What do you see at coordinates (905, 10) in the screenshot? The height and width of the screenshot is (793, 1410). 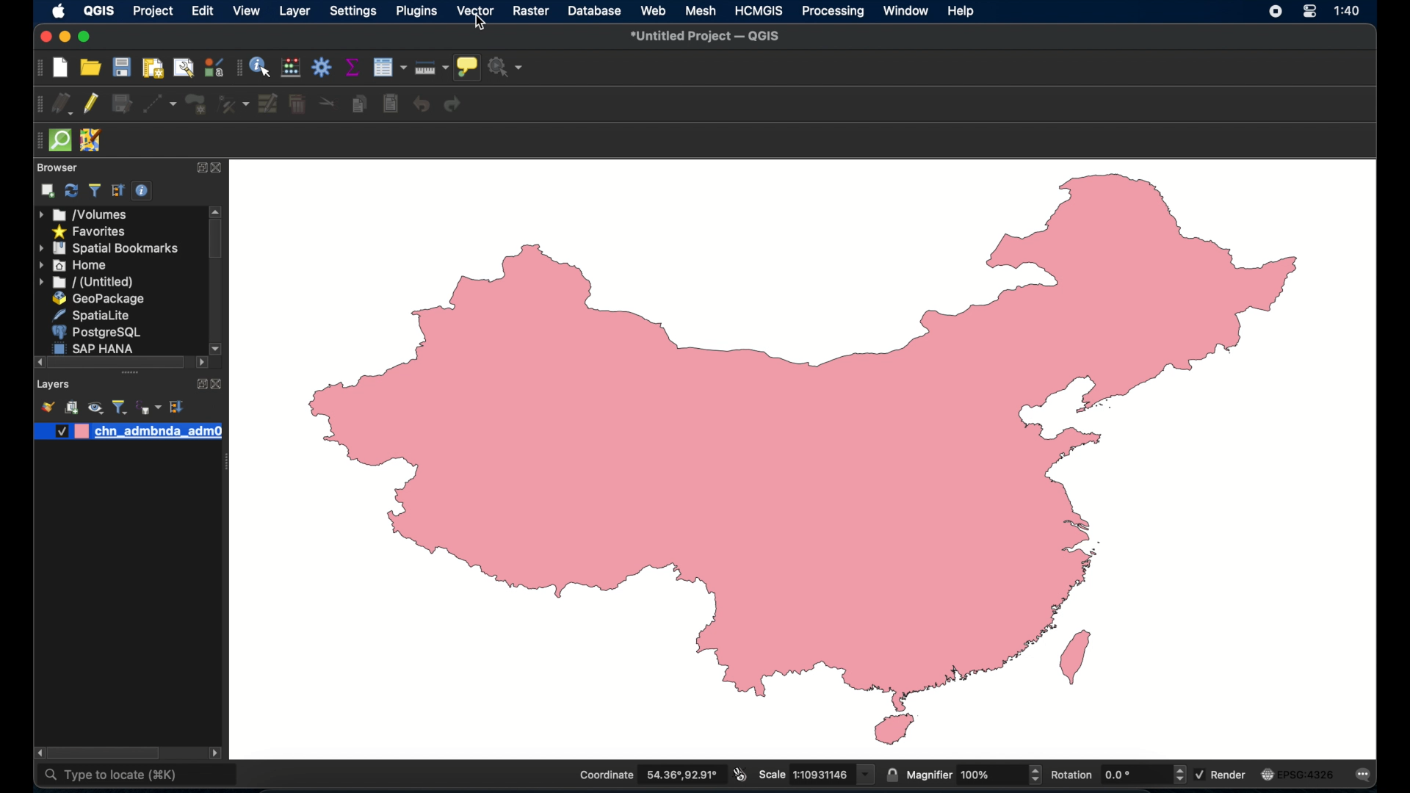 I see `window` at bounding box center [905, 10].